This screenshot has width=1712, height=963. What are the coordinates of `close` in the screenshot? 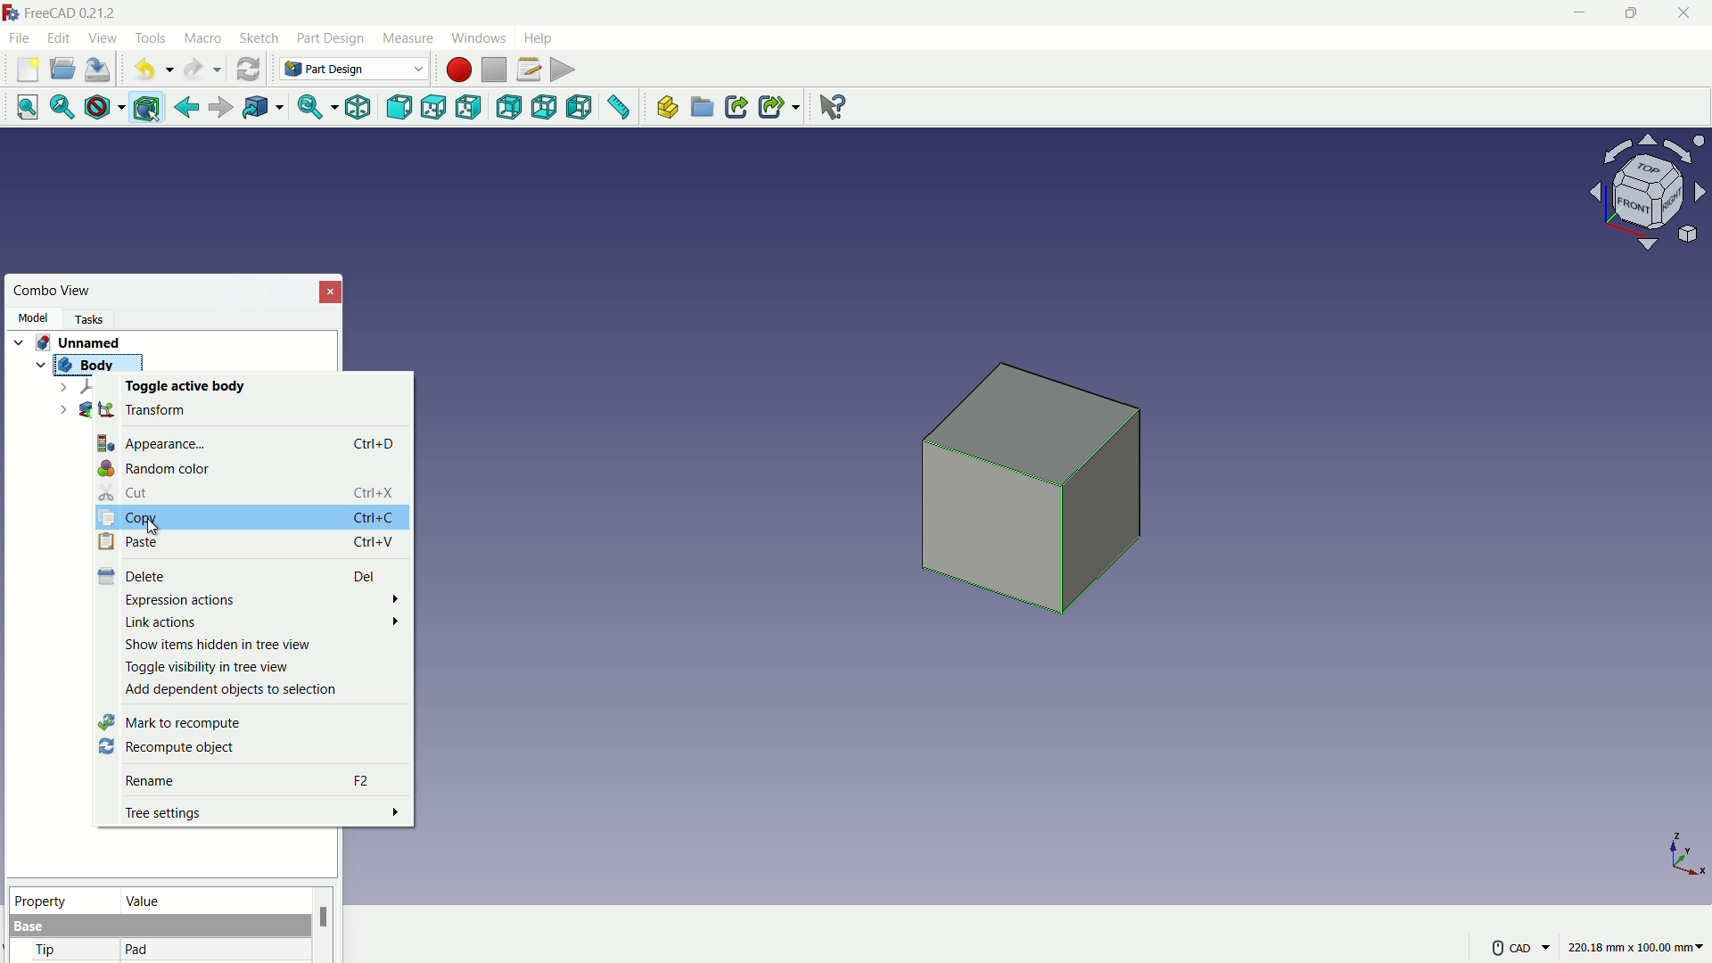 It's located at (332, 291).